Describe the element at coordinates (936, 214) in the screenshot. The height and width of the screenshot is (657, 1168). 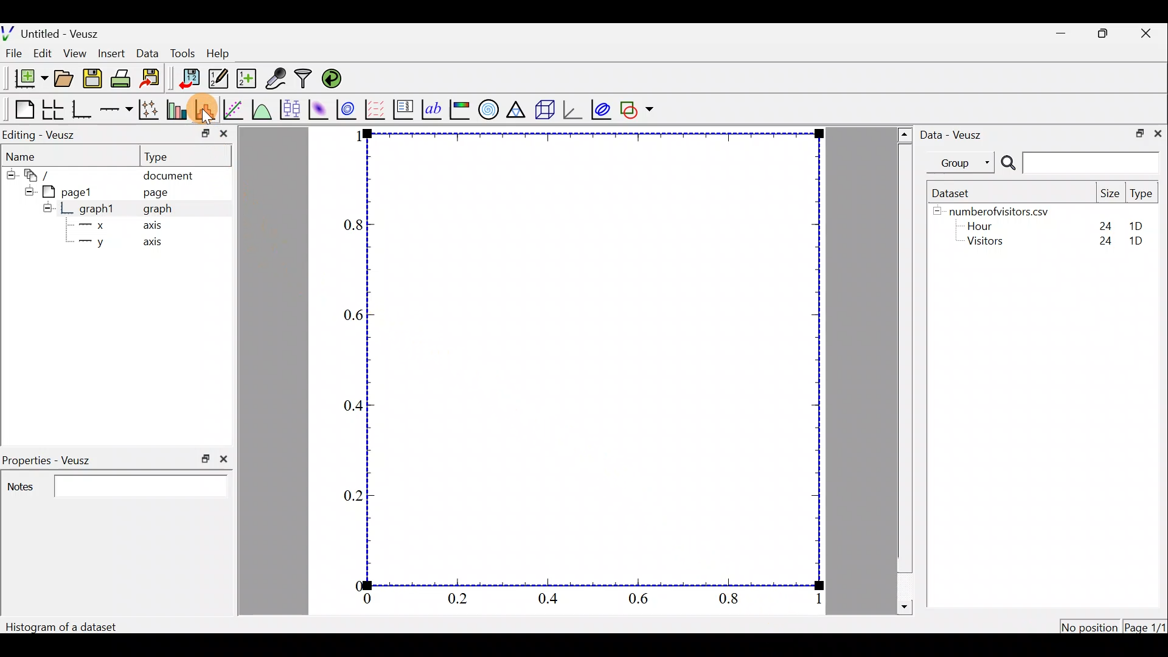
I see `hide sub menu` at that location.